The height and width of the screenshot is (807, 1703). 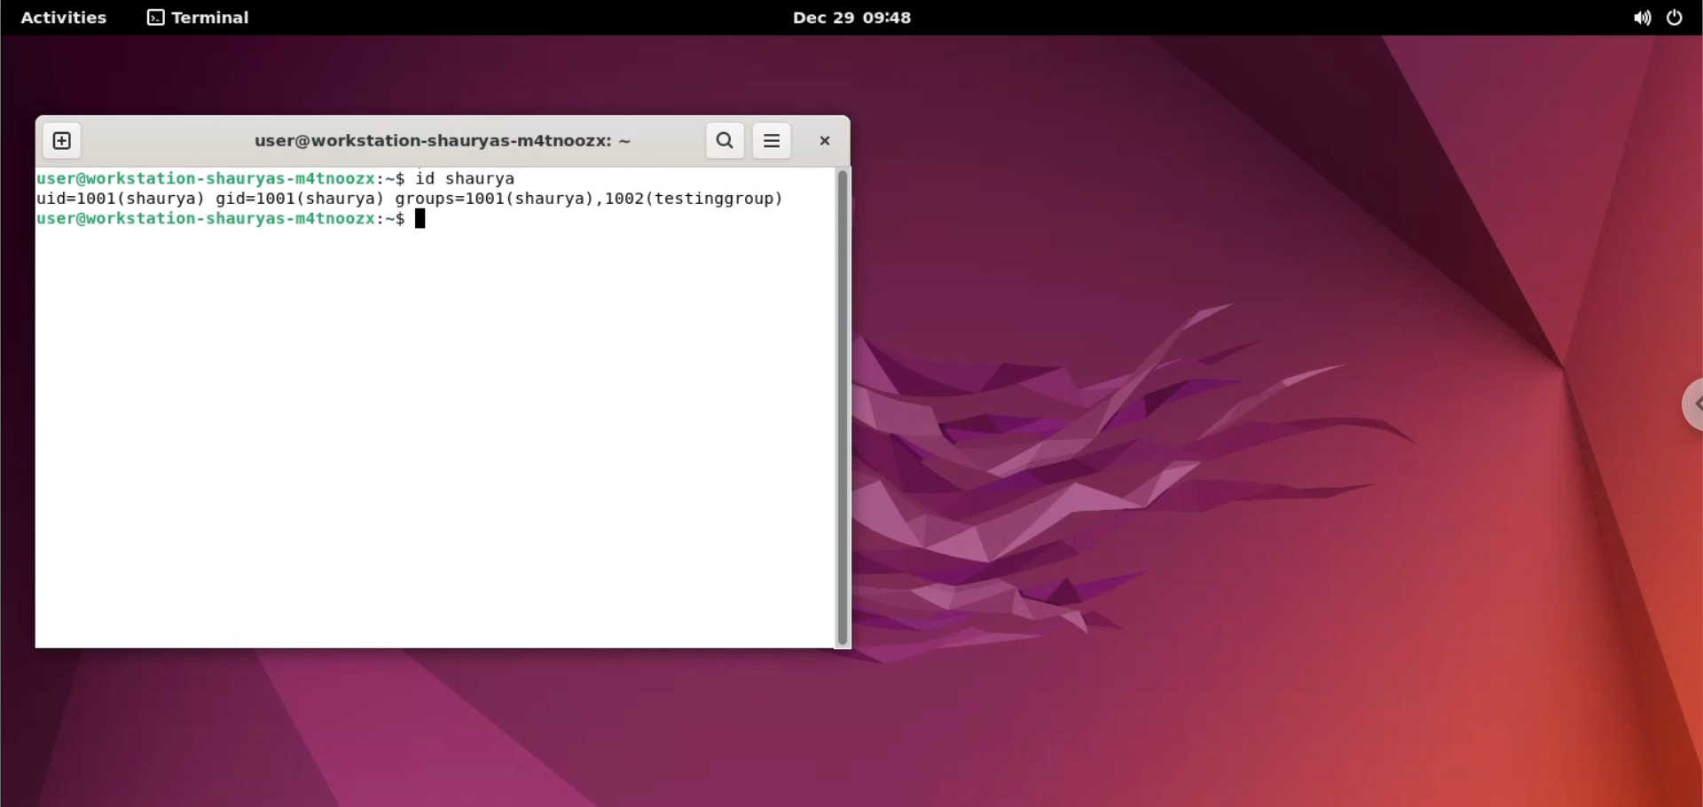 What do you see at coordinates (61, 141) in the screenshot?
I see `new tab` at bounding box center [61, 141].